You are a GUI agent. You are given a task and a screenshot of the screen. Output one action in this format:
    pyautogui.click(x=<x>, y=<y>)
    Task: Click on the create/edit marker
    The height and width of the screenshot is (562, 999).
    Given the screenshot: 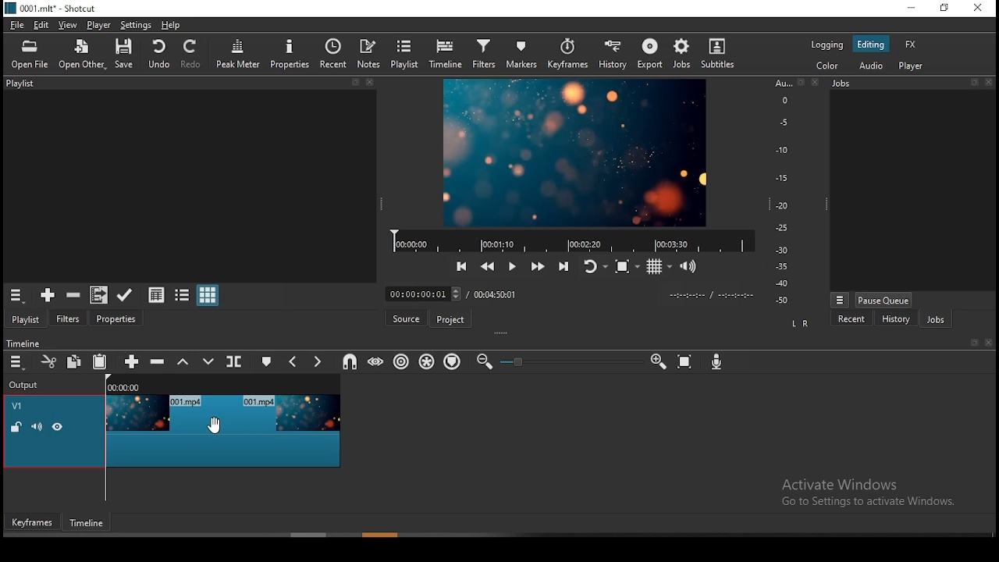 What is the action you would take?
    pyautogui.click(x=268, y=361)
    